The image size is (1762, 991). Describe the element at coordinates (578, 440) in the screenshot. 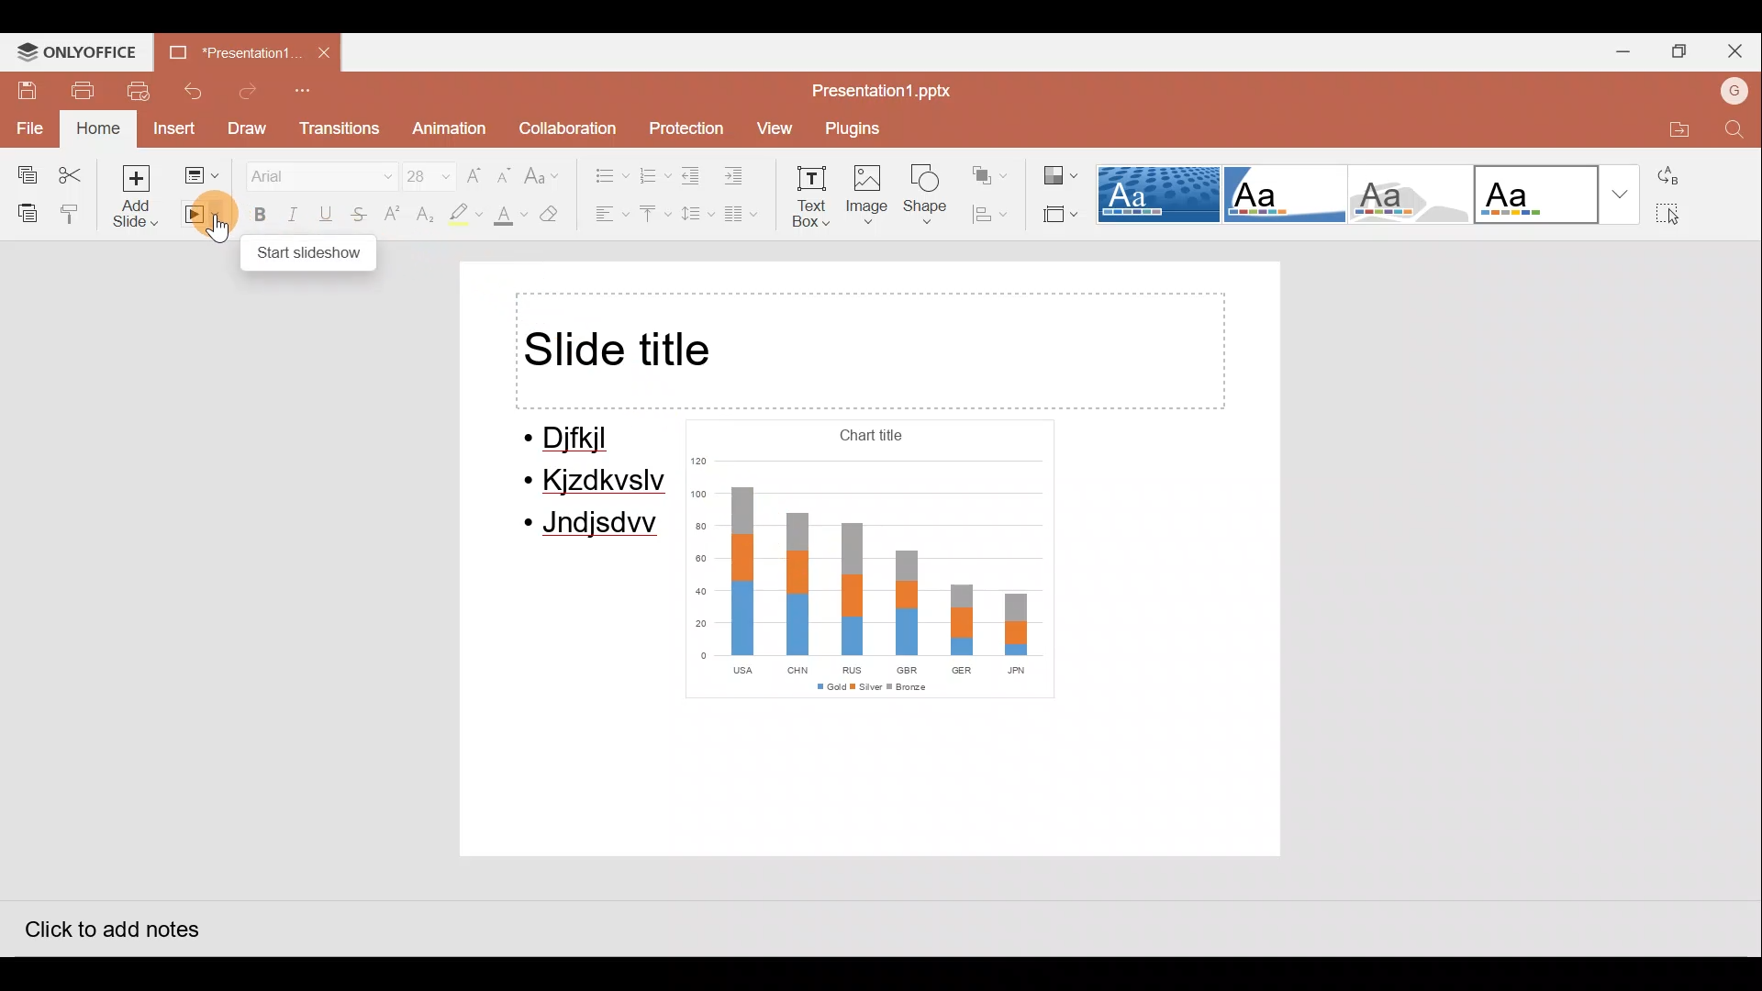

I see `Djfkjl` at that location.